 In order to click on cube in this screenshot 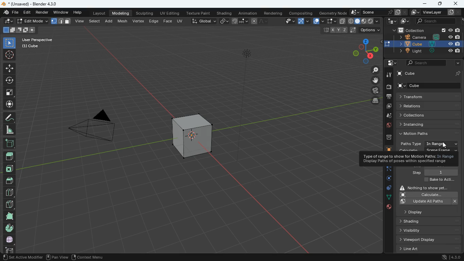, I will do `click(191, 134)`.